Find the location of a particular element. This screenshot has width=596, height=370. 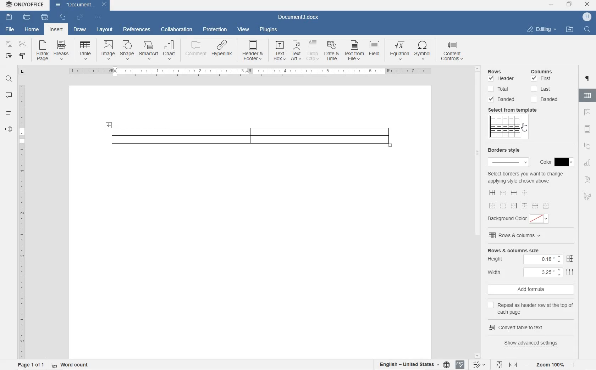

RULER is located at coordinates (21, 220).